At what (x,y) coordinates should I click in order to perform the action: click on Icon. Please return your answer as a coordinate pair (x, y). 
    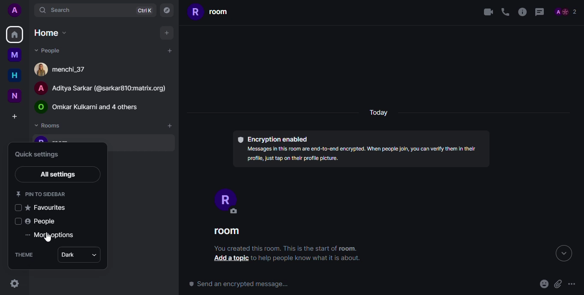
    Looking at the image, I should click on (17, 208).